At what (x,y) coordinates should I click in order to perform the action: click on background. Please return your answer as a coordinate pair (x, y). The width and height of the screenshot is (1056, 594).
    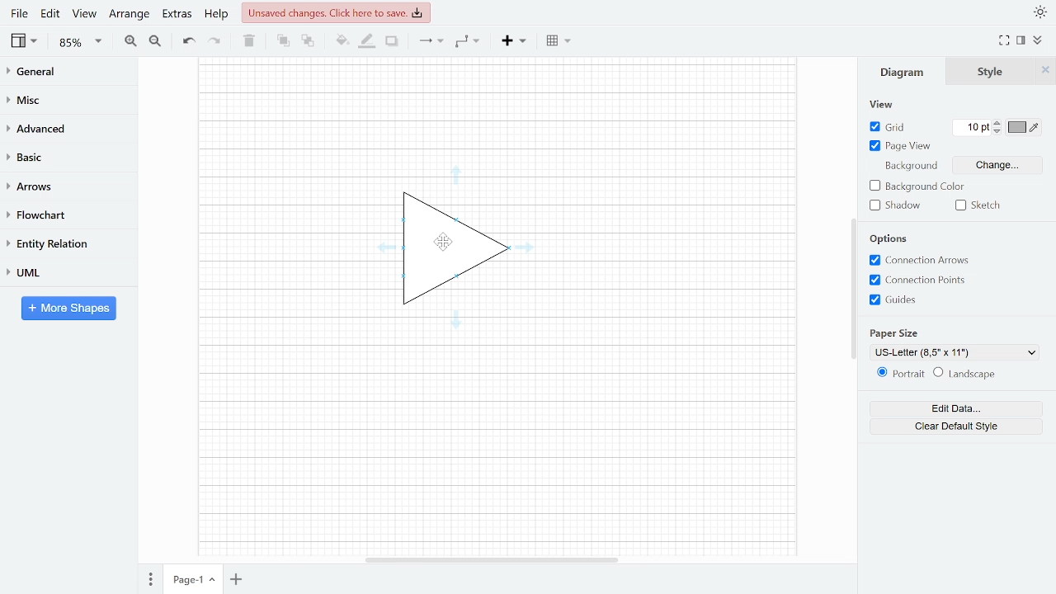
    Looking at the image, I should click on (911, 166).